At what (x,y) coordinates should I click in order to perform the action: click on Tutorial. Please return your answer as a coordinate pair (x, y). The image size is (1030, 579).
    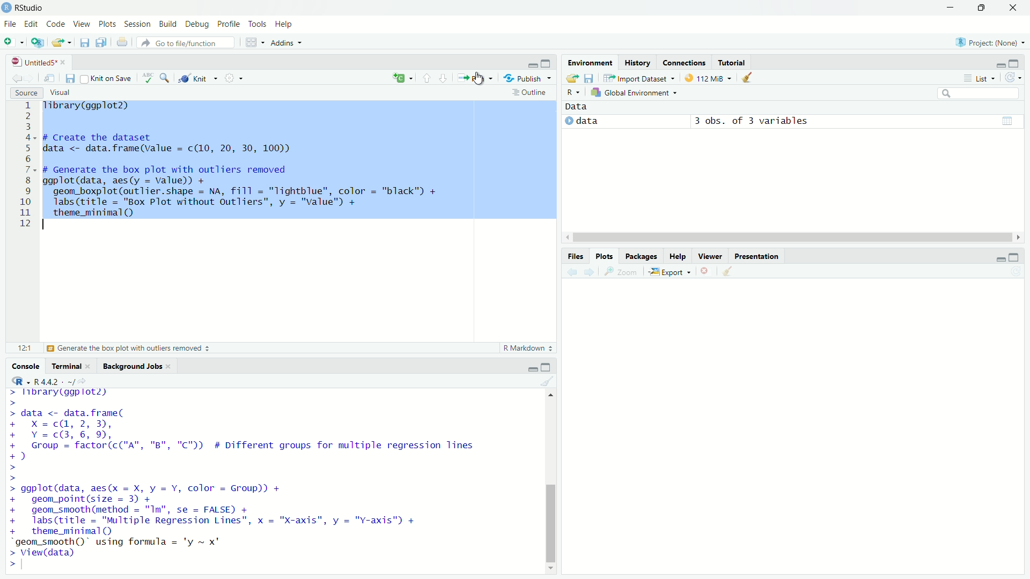
    Looking at the image, I should click on (733, 61).